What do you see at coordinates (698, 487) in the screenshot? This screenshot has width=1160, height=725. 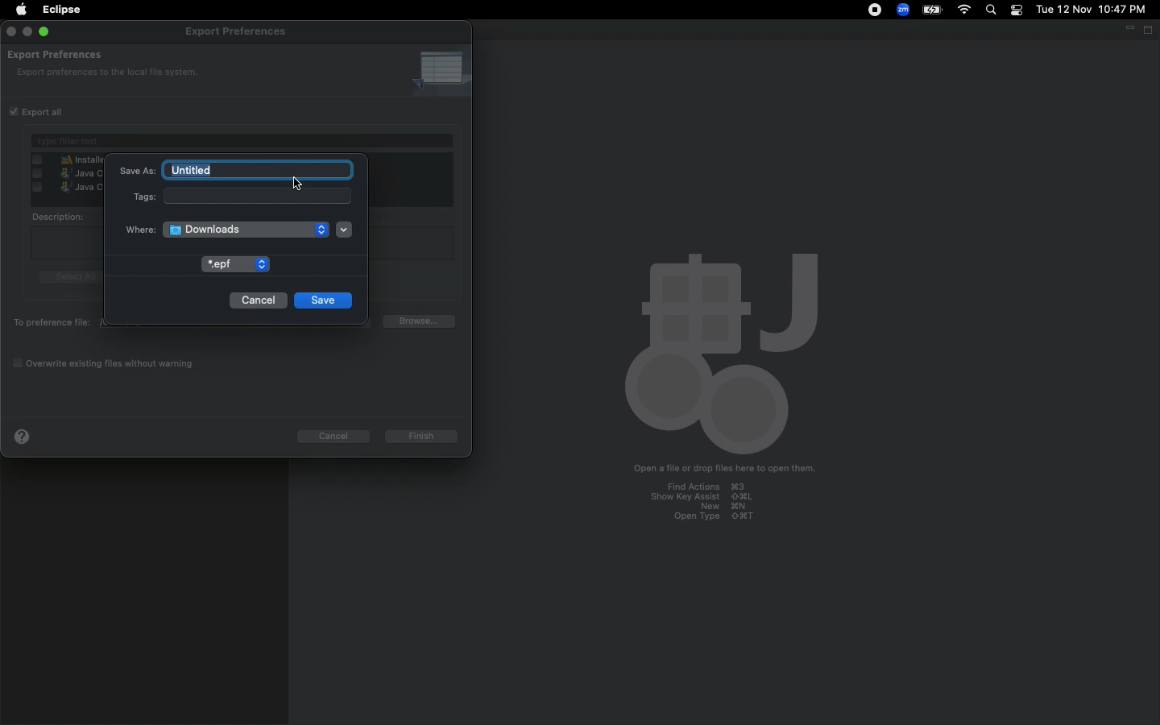 I see `find actions ` at bounding box center [698, 487].